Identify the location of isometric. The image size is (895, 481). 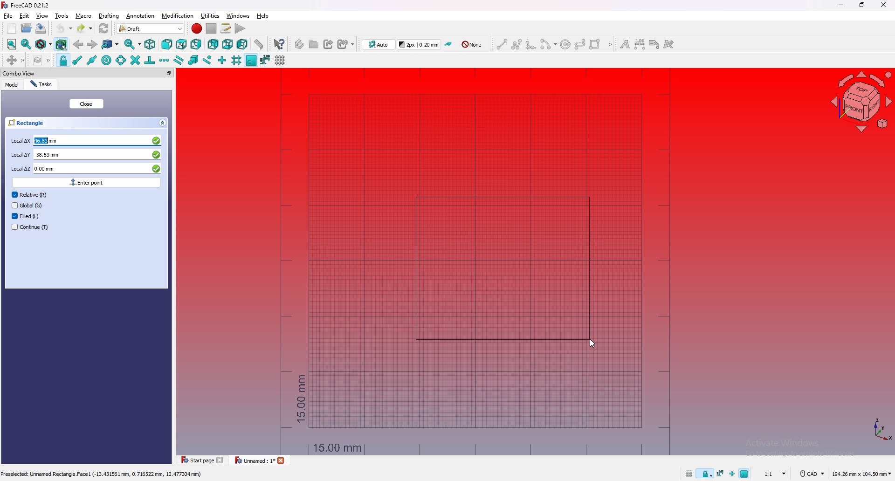
(150, 44).